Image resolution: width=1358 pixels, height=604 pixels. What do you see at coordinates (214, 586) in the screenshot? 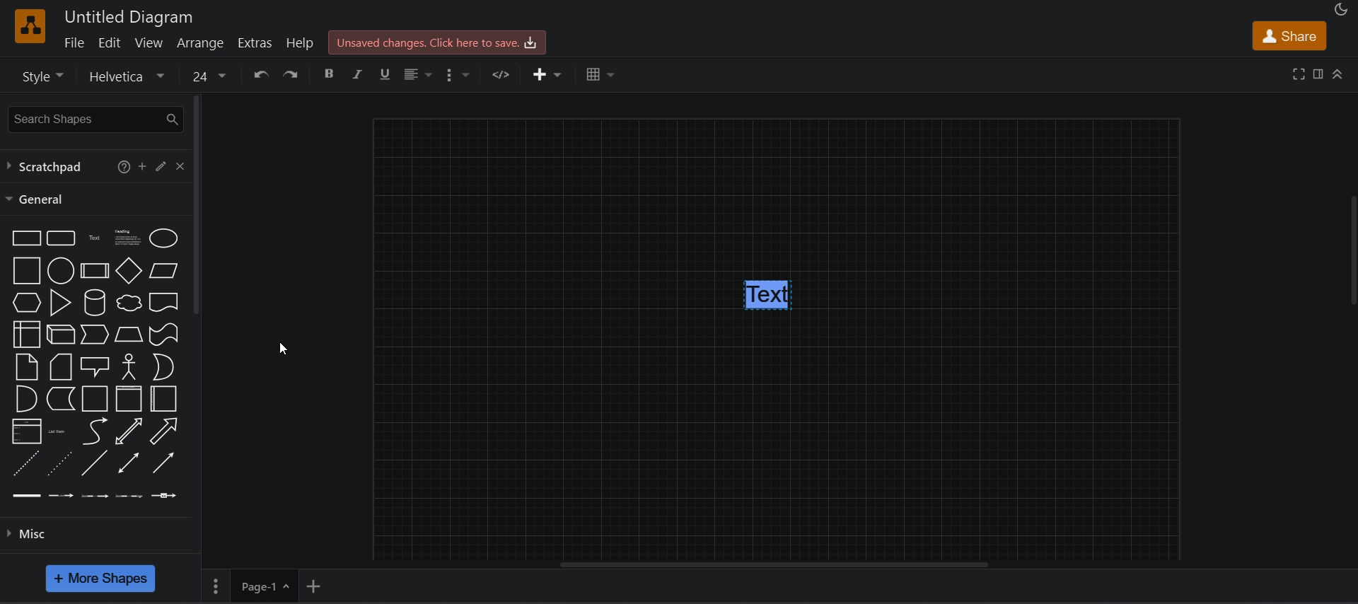
I see `more settings` at bounding box center [214, 586].